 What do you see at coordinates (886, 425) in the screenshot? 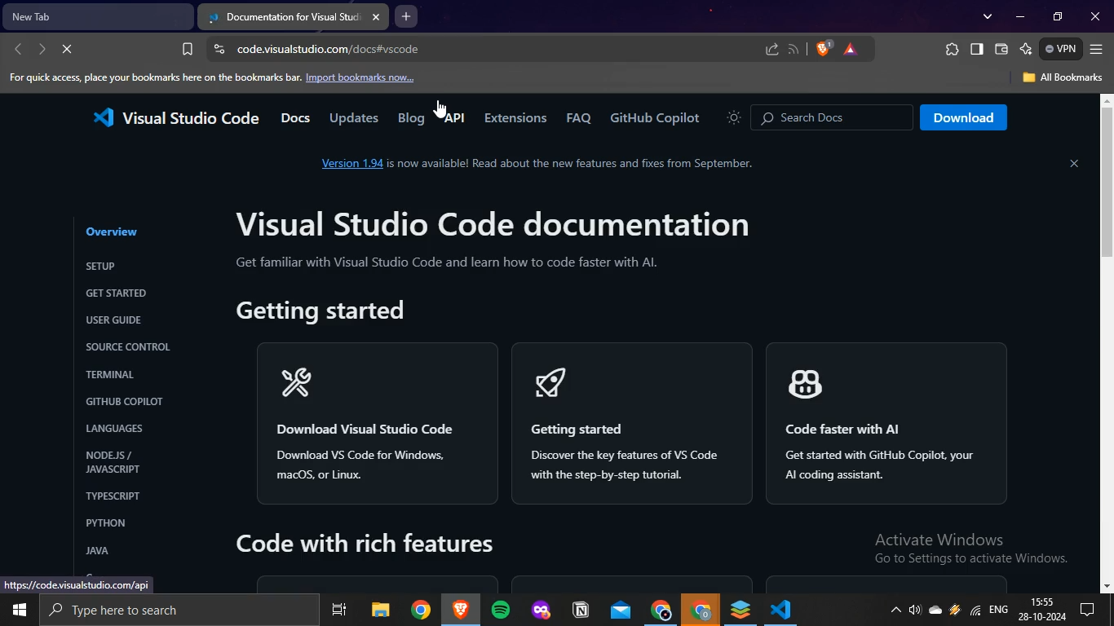
I see `Code faster with Al
Get started with GitHub Copilot. your
Al coding assistant.` at bounding box center [886, 425].